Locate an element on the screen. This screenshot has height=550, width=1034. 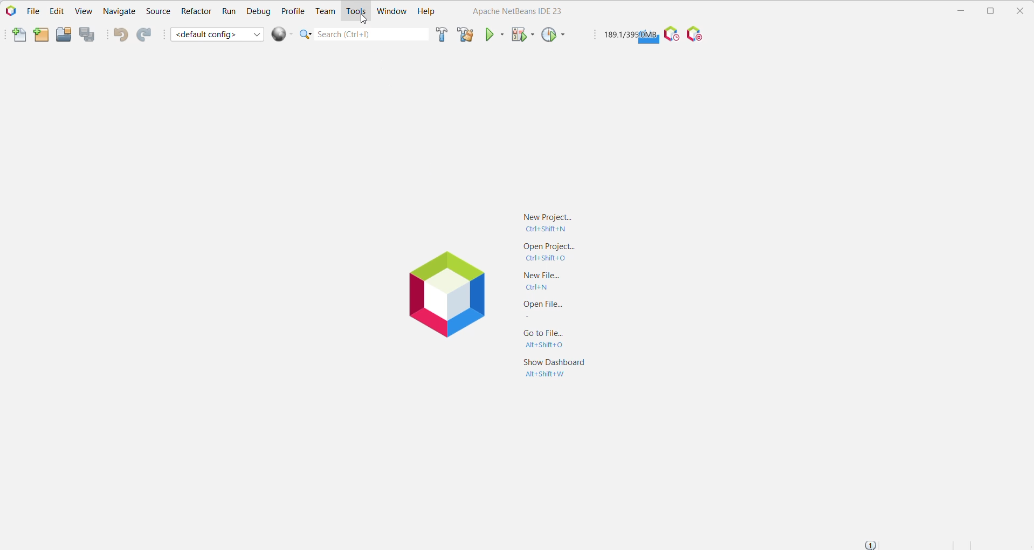
Save All is located at coordinates (88, 35).